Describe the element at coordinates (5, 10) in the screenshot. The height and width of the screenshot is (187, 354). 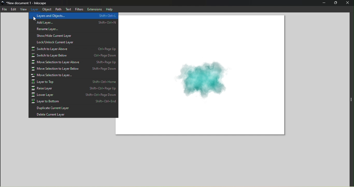
I see `File` at that location.